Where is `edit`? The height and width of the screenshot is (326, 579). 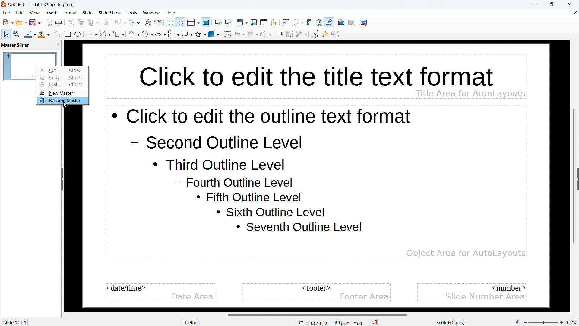 edit is located at coordinates (20, 13).